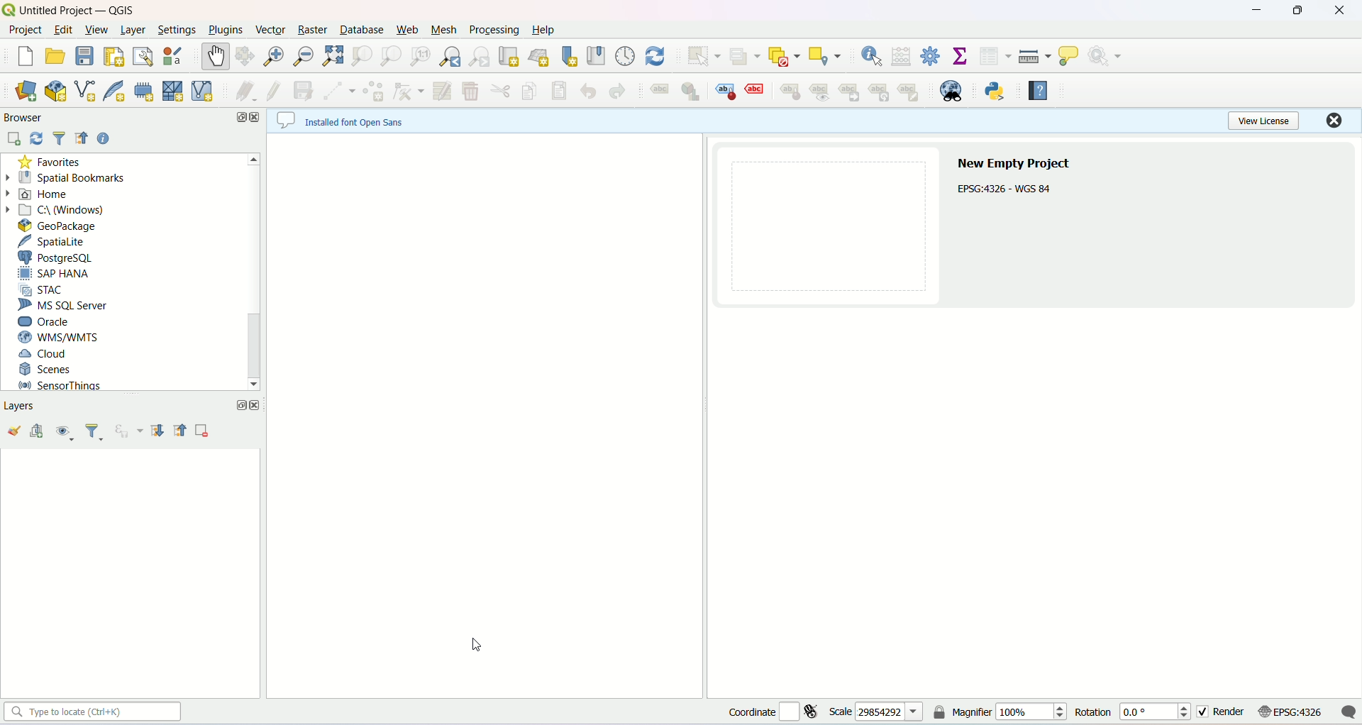  I want to click on toolbox, so click(933, 56).